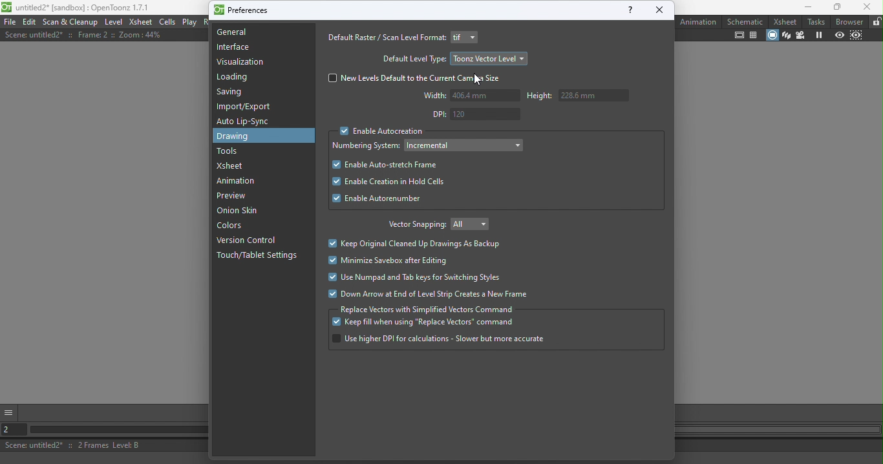 This screenshot has width=883, height=464. I want to click on File, so click(10, 21).